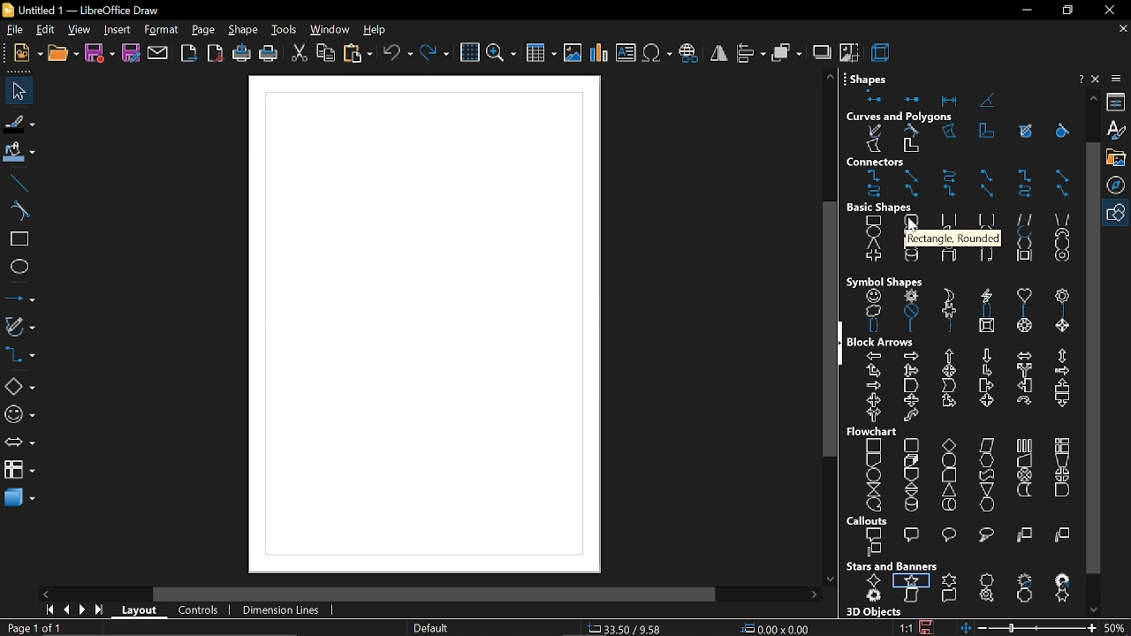 This screenshot has height=636, width=1131. Describe the element at coordinates (285, 31) in the screenshot. I see `tools` at that location.